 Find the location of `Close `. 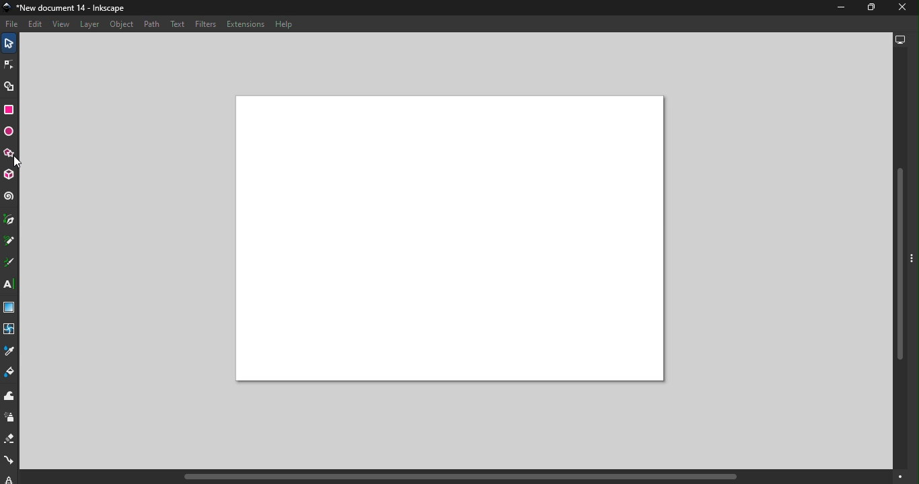

Close  is located at coordinates (904, 7).